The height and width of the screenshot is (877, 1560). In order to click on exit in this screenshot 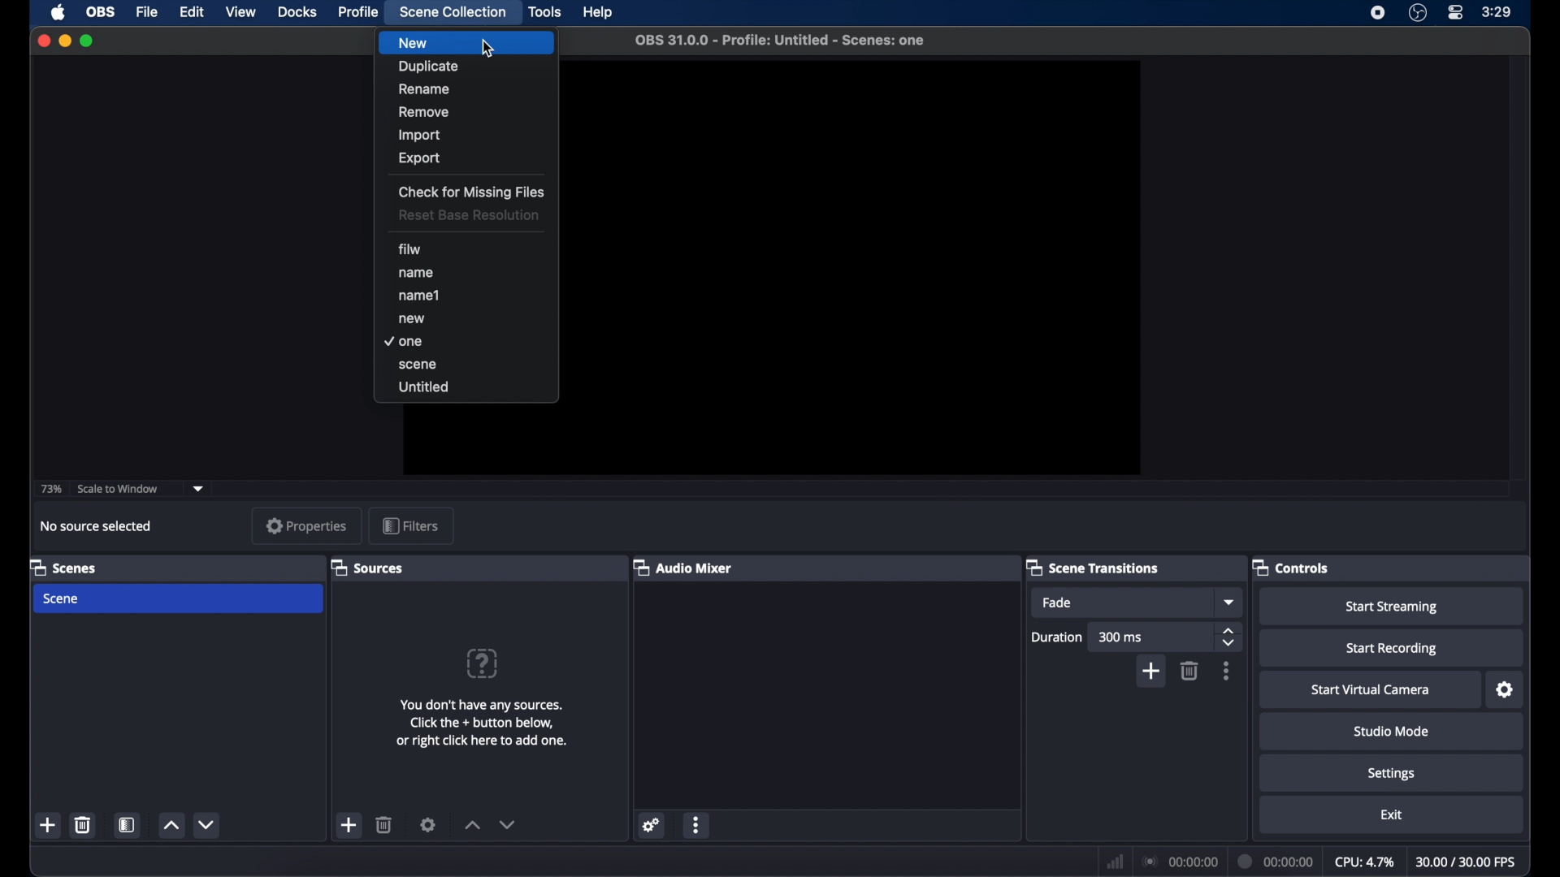, I will do `click(1393, 814)`.